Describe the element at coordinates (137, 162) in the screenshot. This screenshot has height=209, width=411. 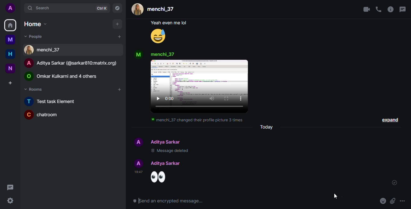
I see `profile` at that location.